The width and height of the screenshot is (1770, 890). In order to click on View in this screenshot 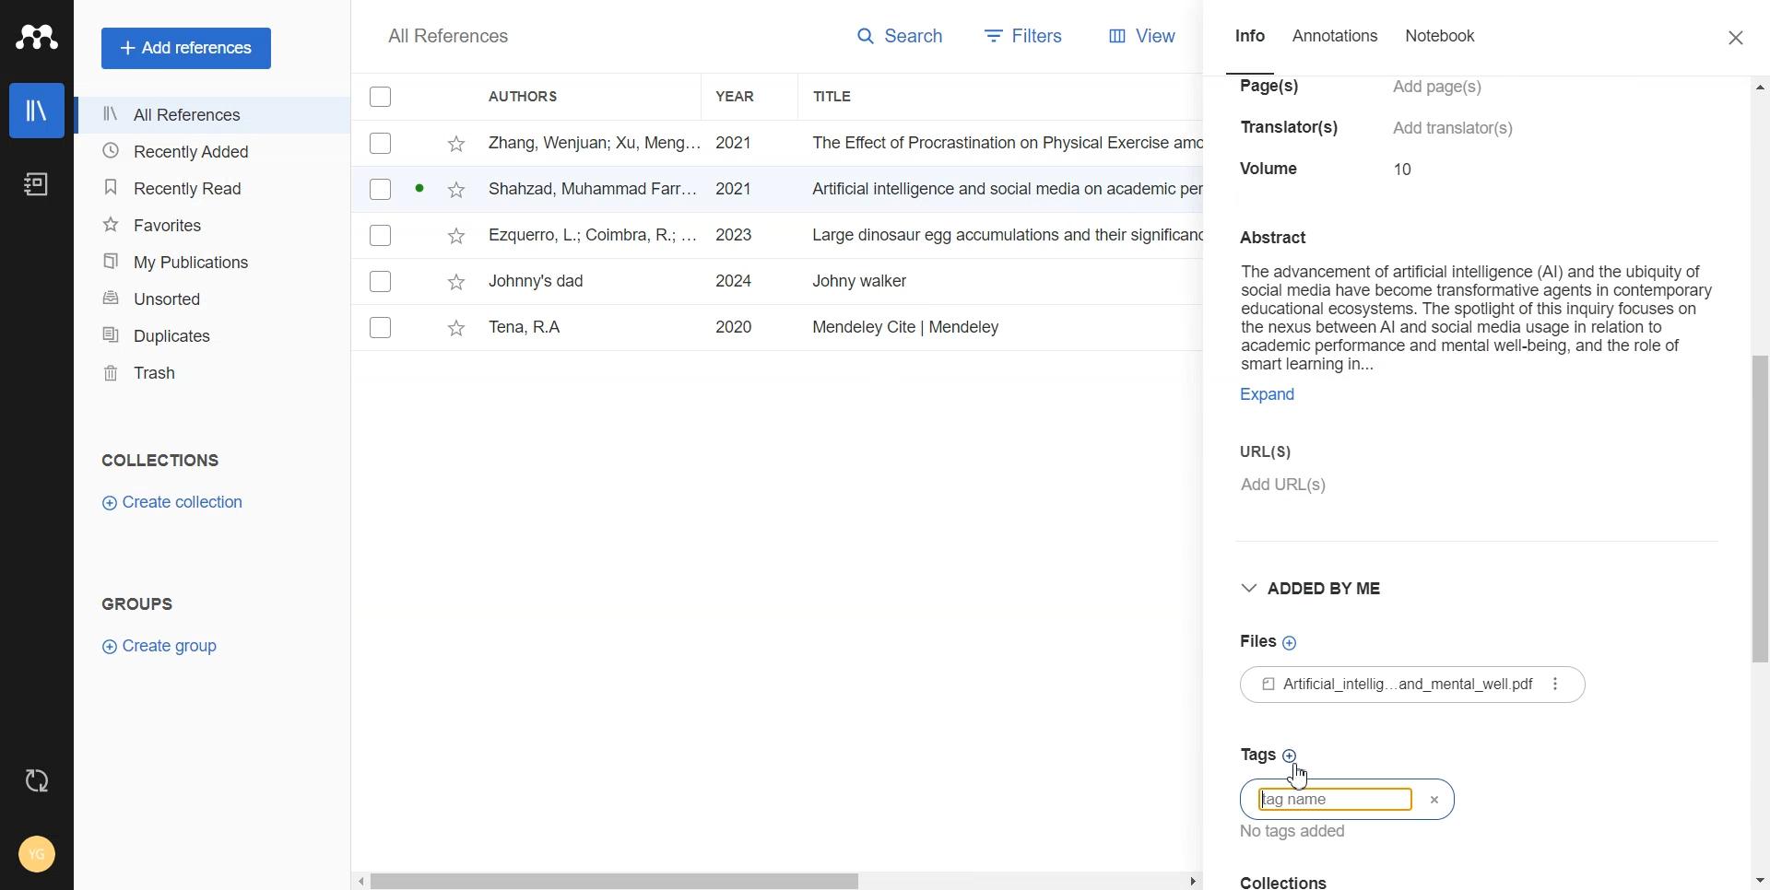, I will do `click(1130, 36)`.